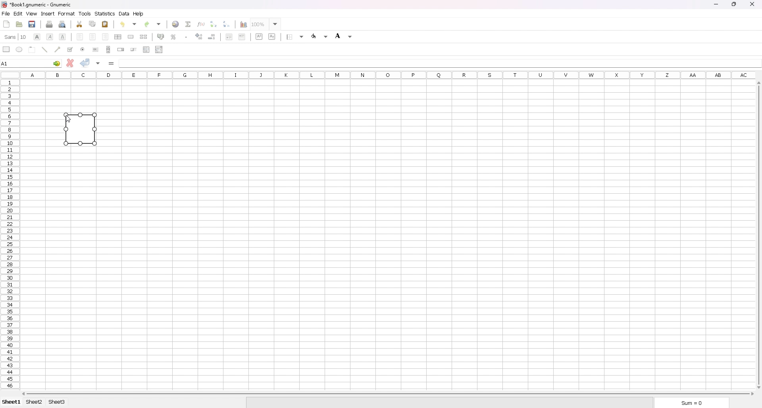 This screenshot has height=408, width=762. I want to click on cut, so click(80, 24).